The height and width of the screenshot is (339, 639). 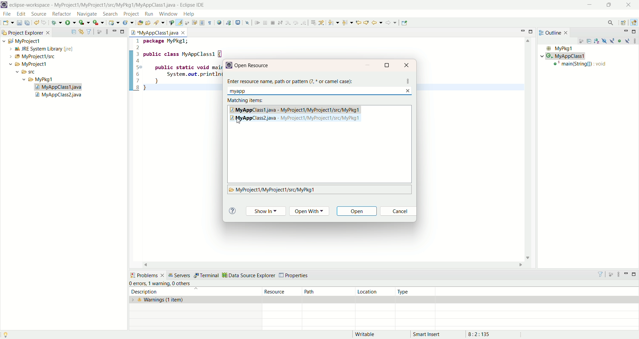 What do you see at coordinates (38, 49) in the screenshot?
I see `JRE system library` at bounding box center [38, 49].